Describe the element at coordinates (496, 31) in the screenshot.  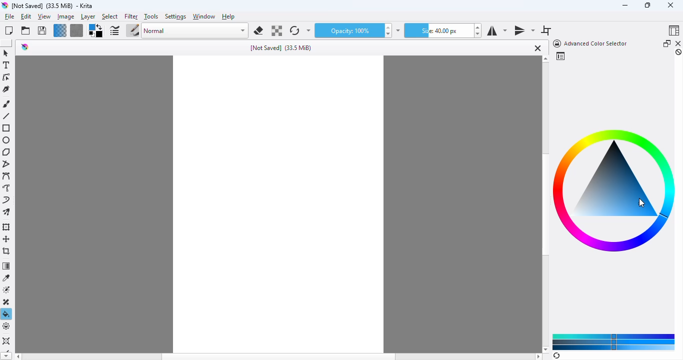
I see `horizontal mirror tool` at that location.